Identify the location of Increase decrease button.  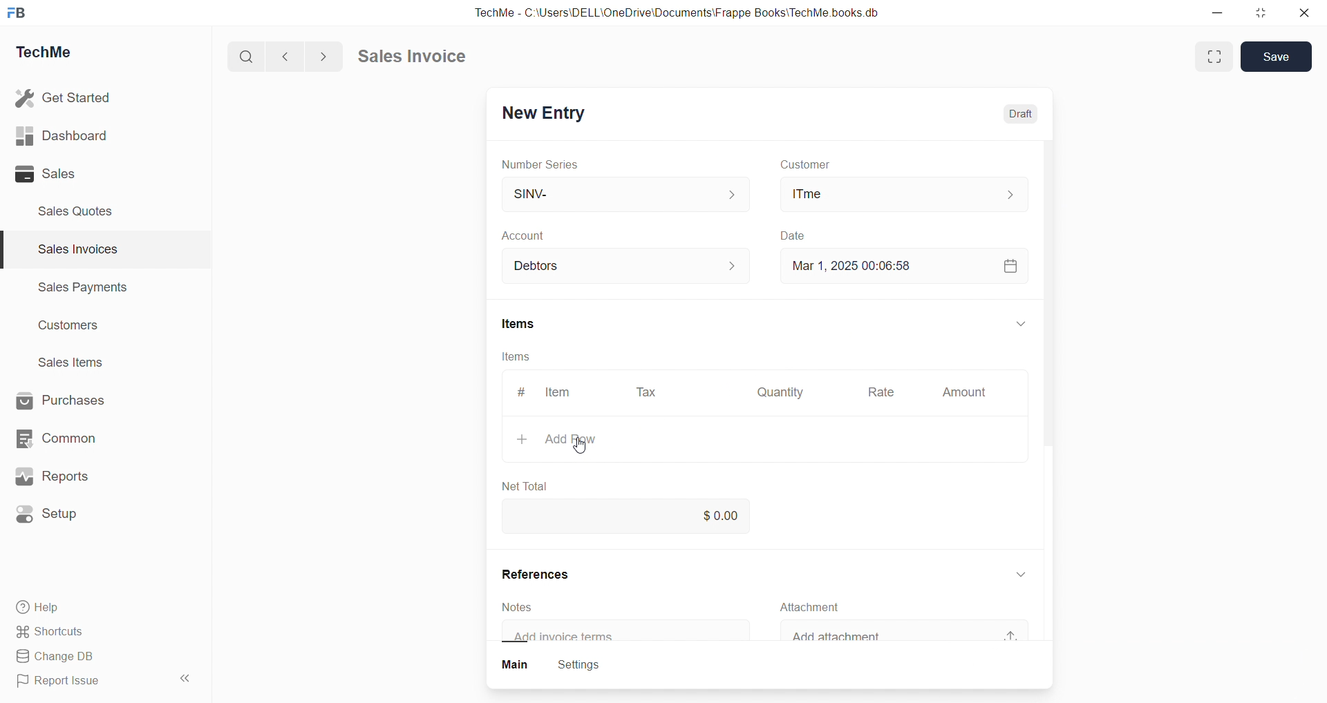
(741, 267).